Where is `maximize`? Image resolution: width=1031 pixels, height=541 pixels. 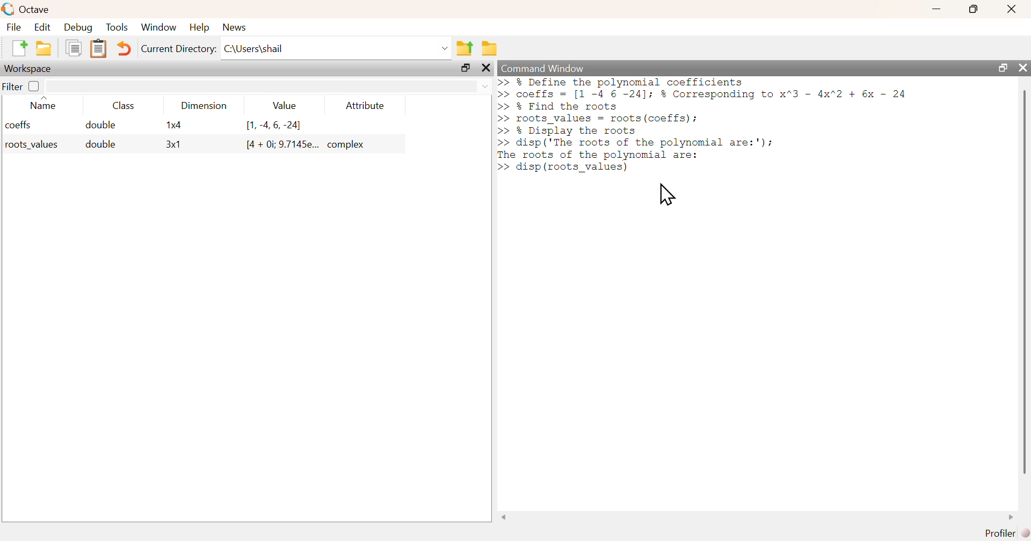 maximize is located at coordinates (975, 9).